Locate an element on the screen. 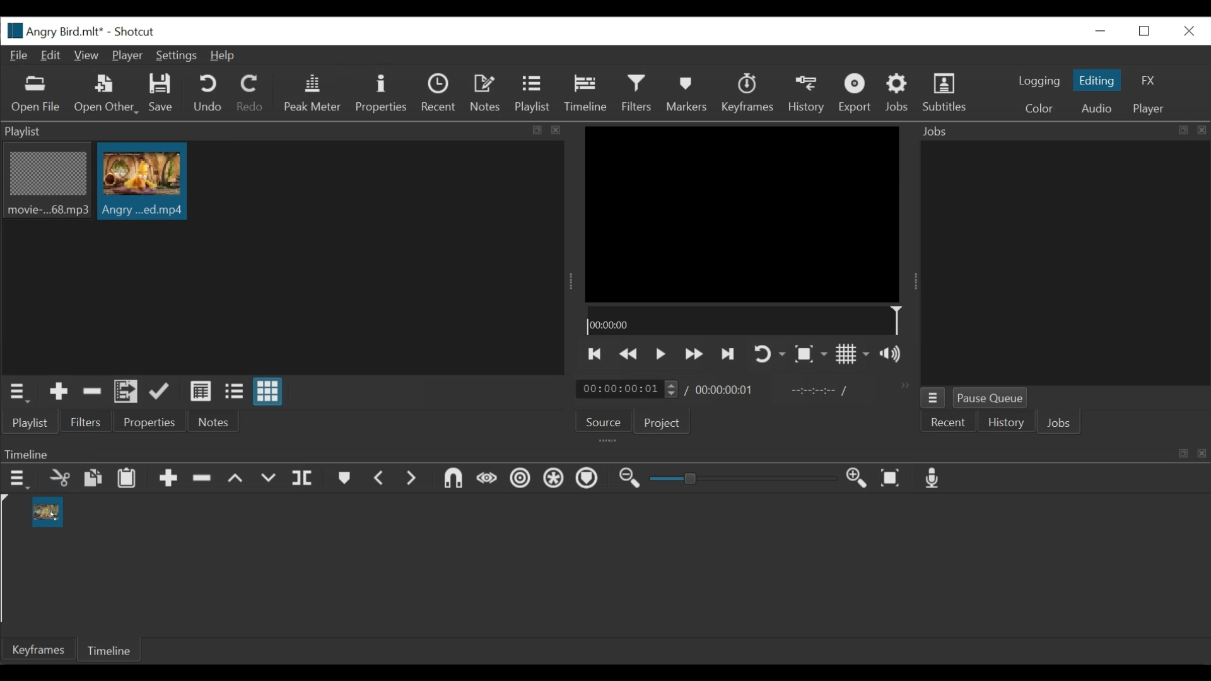 The width and height of the screenshot is (1211, 681). Filters is located at coordinates (88, 421).